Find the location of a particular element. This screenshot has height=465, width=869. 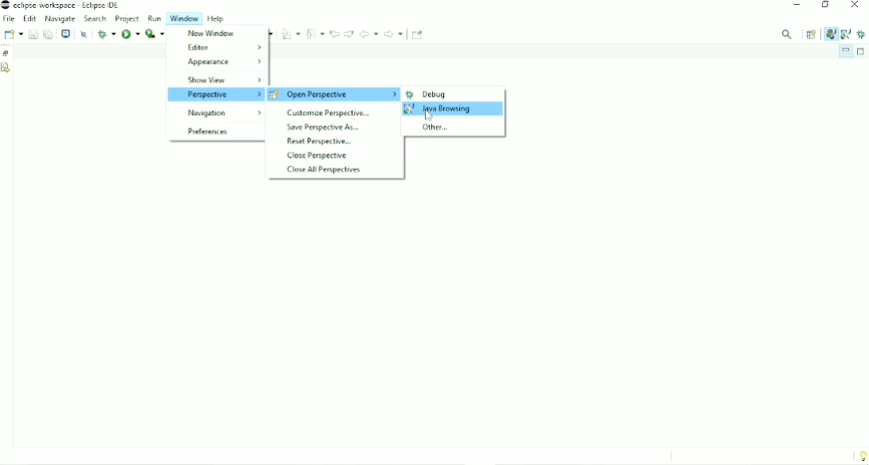

Next Annotation is located at coordinates (291, 33).